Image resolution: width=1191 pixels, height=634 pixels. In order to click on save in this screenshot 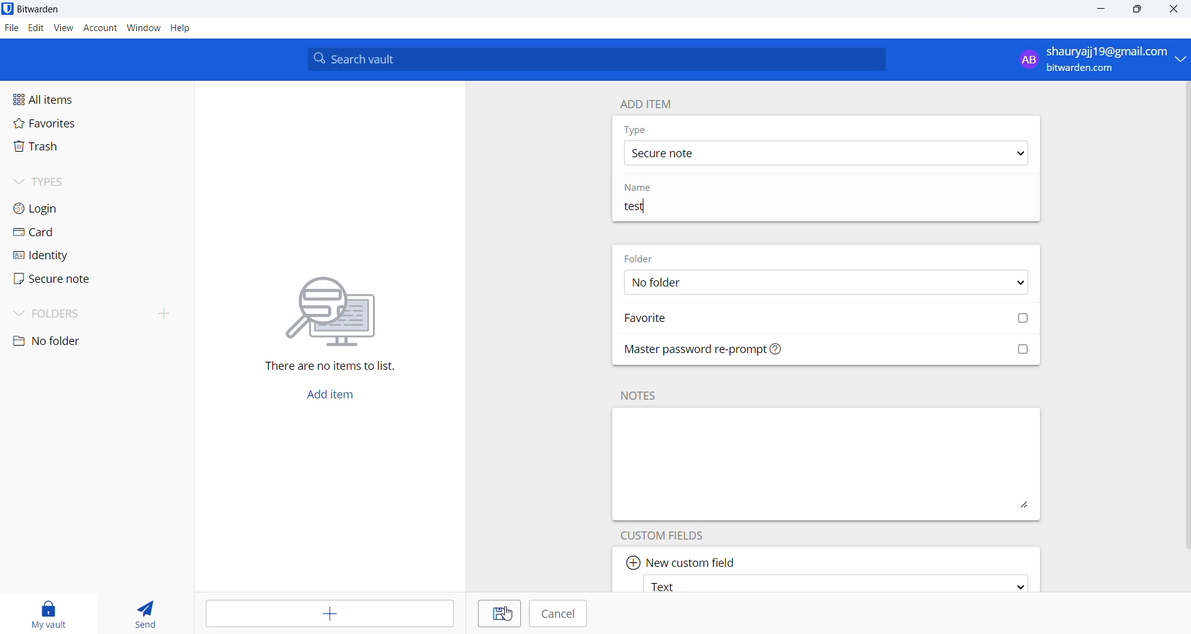, I will do `click(507, 614)`.